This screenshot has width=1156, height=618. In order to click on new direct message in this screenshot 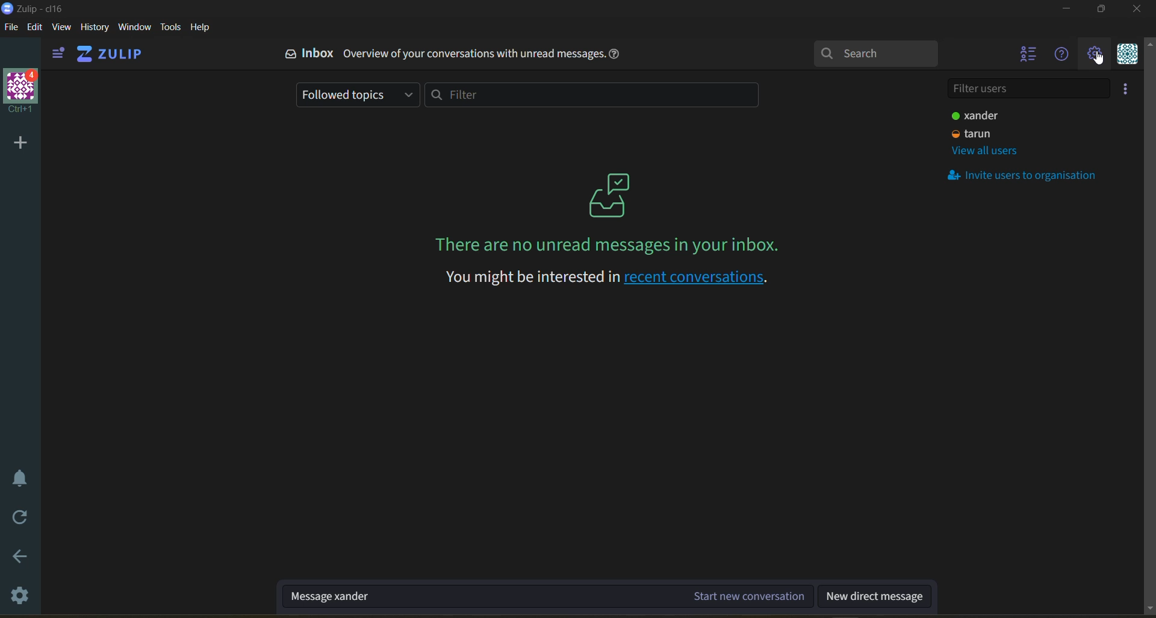, I will do `click(876, 596)`.